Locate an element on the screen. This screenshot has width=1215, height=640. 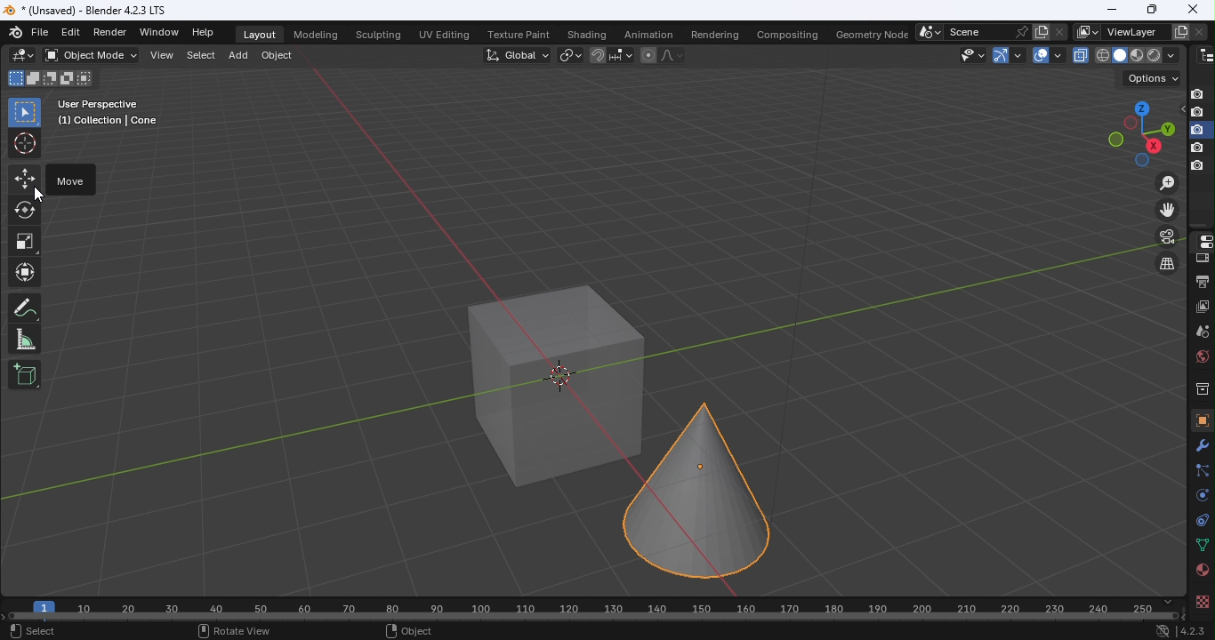
Rotate the view is located at coordinates (1139, 107).